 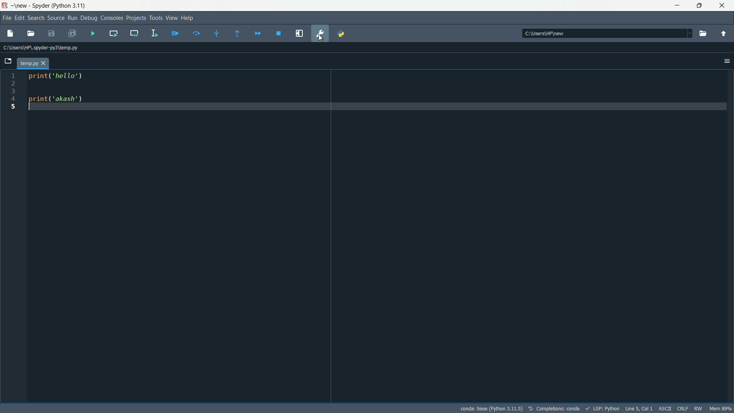 I want to click on run current cell, so click(x=114, y=33).